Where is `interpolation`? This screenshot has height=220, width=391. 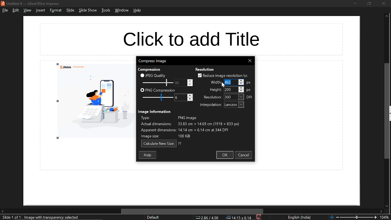
interpolation is located at coordinates (234, 105).